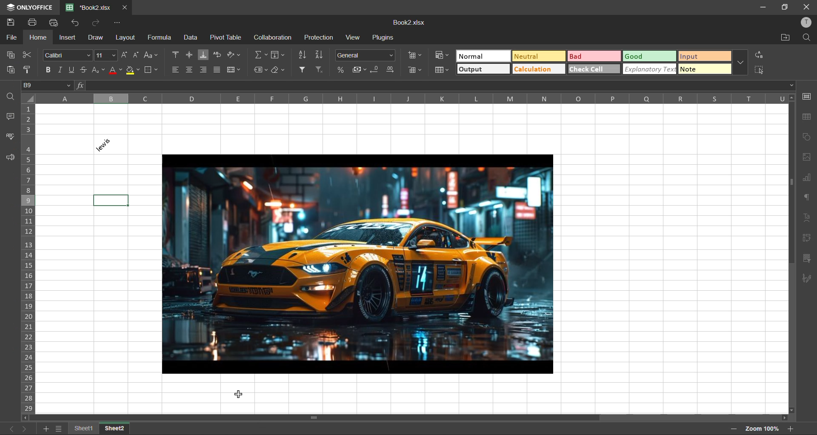 The width and height of the screenshot is (817, 435). I want to click on scroll bar, so click(792, 182).